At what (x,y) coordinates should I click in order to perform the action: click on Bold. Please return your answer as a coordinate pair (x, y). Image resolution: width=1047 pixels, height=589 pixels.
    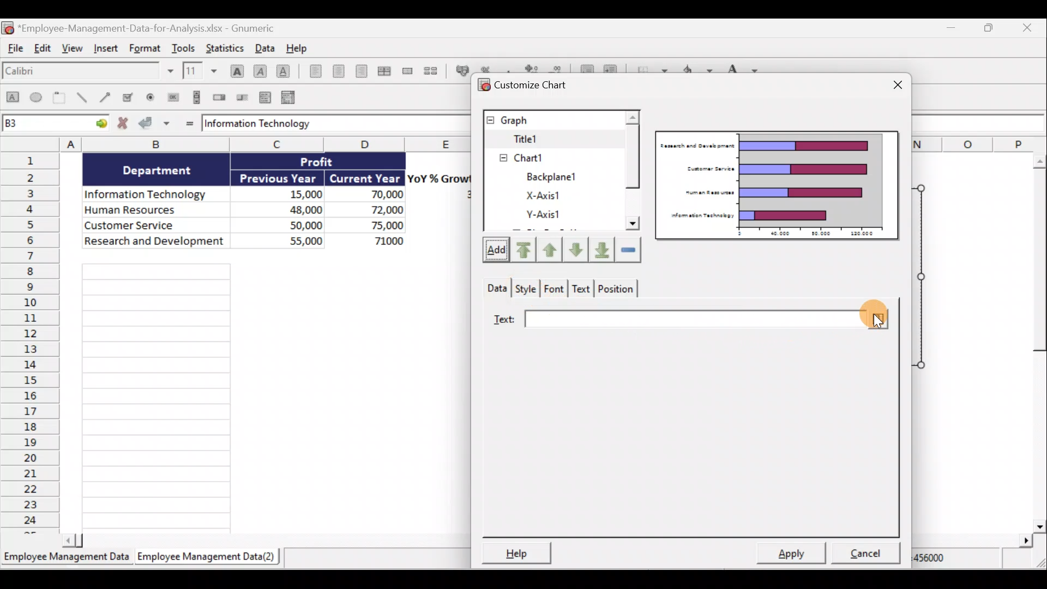
    Looking at the image, I should click on (235, 67).